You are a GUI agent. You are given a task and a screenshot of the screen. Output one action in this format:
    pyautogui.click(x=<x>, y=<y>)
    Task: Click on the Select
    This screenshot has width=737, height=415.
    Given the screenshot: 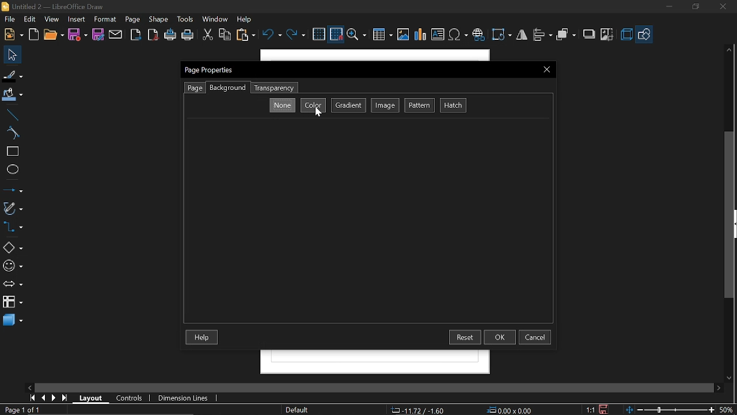 What is the action you would take?
    pyautogui.click(x=13, y=55)
    